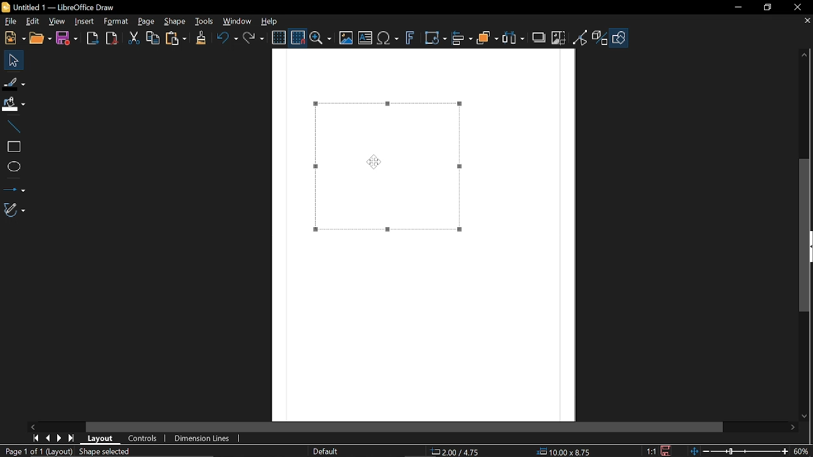 The height and width of the screenshot is (457, 813). Describe the element at coordinates (85, 22) in the screenshot. I see `Insert` at that location.